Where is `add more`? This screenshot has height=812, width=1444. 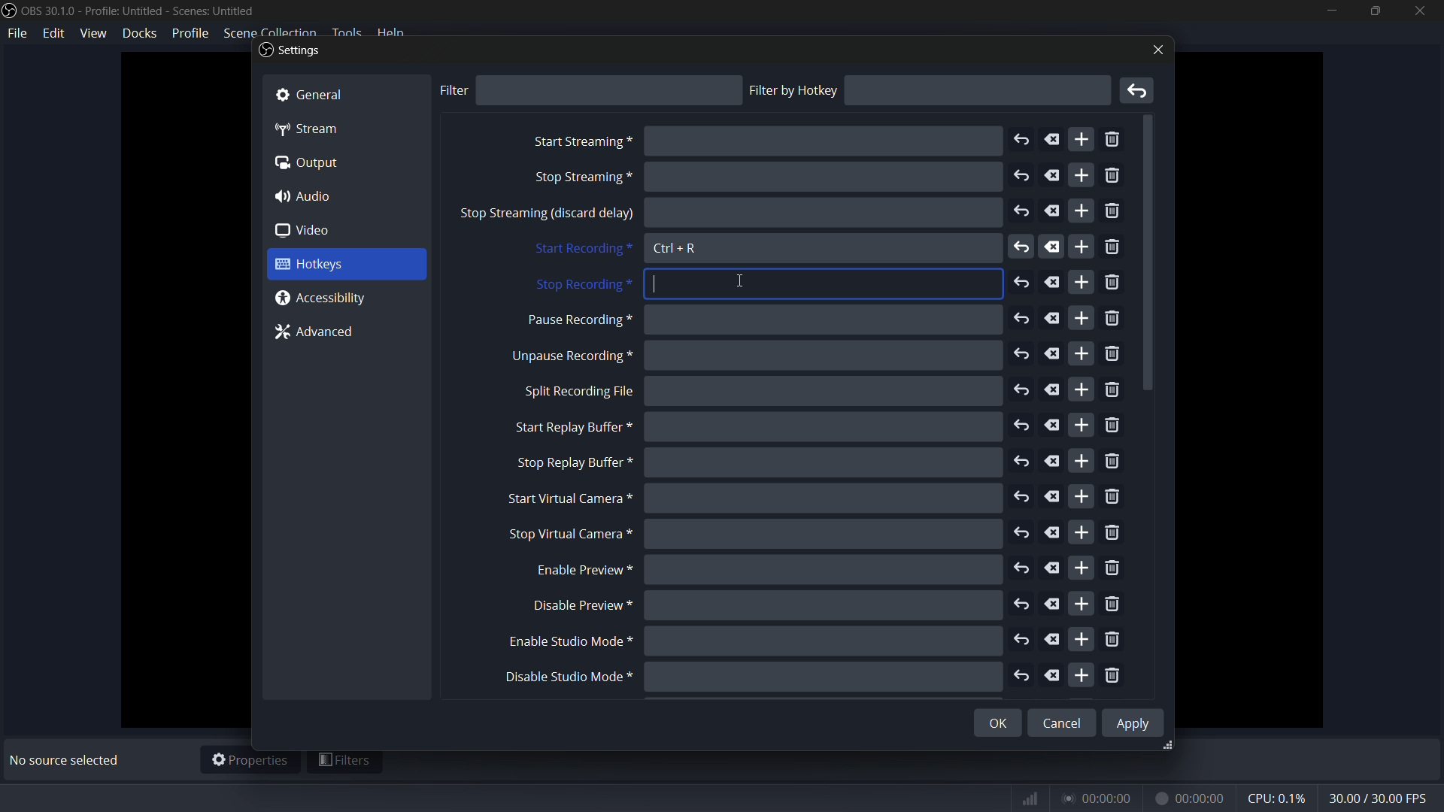 add more is located at coordinates (1081, 353).